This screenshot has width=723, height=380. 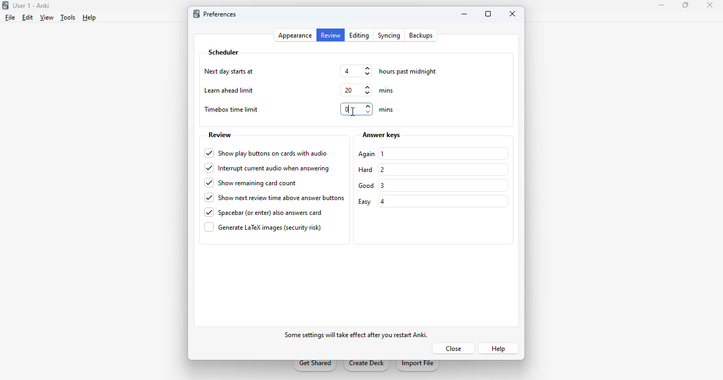 What do you see at coordinates (221, 14) in the screenshot?
I see `preferences` at bounding box center [221, 14].